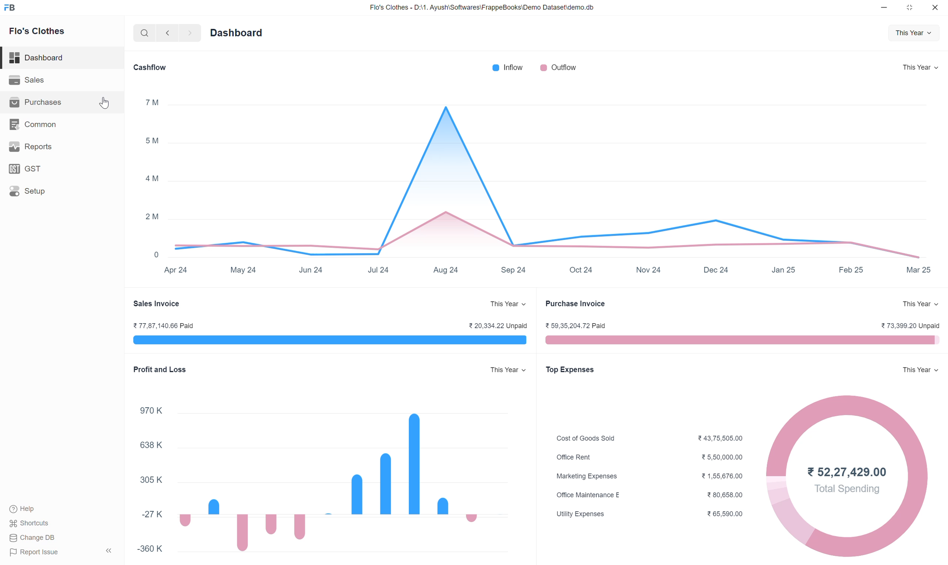  What do you see at coordinates (108, 549) in the screenshot?
I see `hide` at bounding box center [108, 549].